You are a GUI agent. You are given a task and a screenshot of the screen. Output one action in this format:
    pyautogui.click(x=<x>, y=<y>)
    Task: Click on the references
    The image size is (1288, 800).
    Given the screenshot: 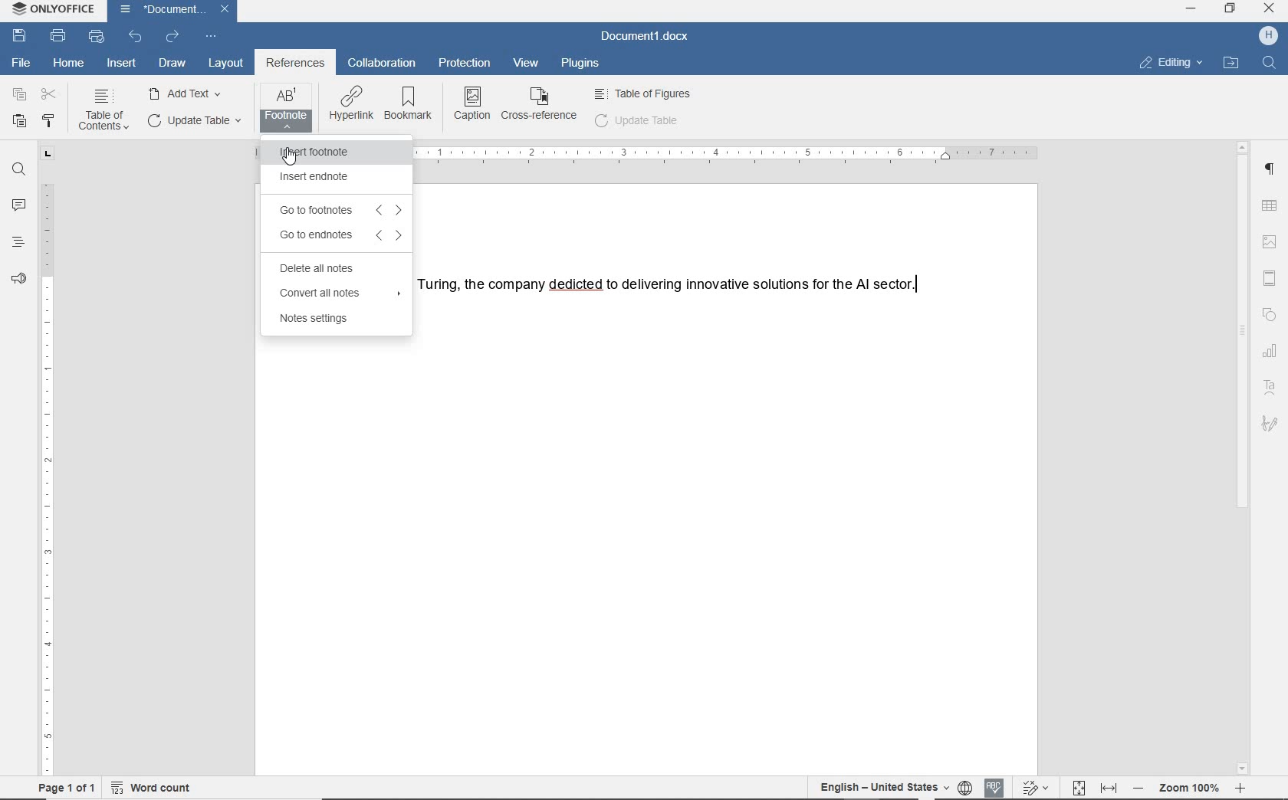 What is the action you would take?
    pyautogui.click(x=295, y=64)
    